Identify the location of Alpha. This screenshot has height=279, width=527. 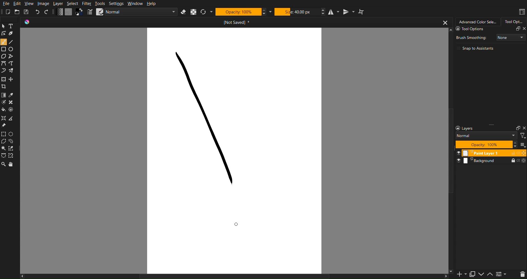
(194, 12).